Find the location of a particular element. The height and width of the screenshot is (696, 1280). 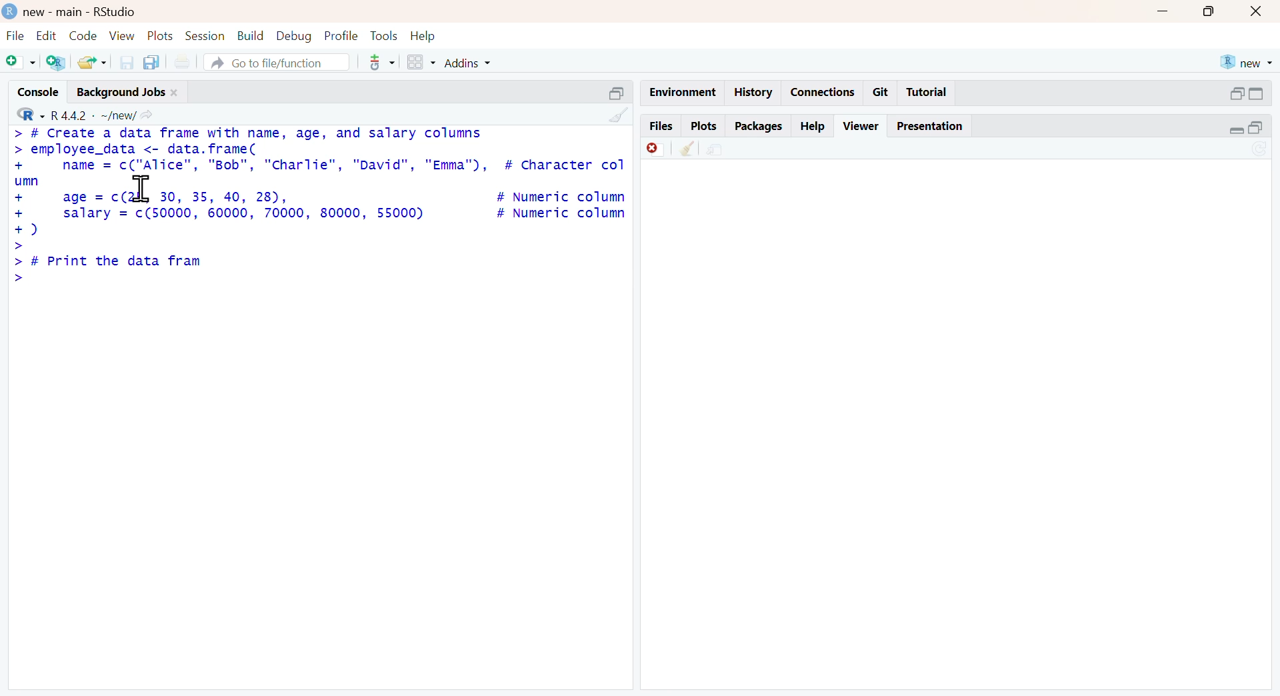

Create new Project is located at coordinates (55, 63).